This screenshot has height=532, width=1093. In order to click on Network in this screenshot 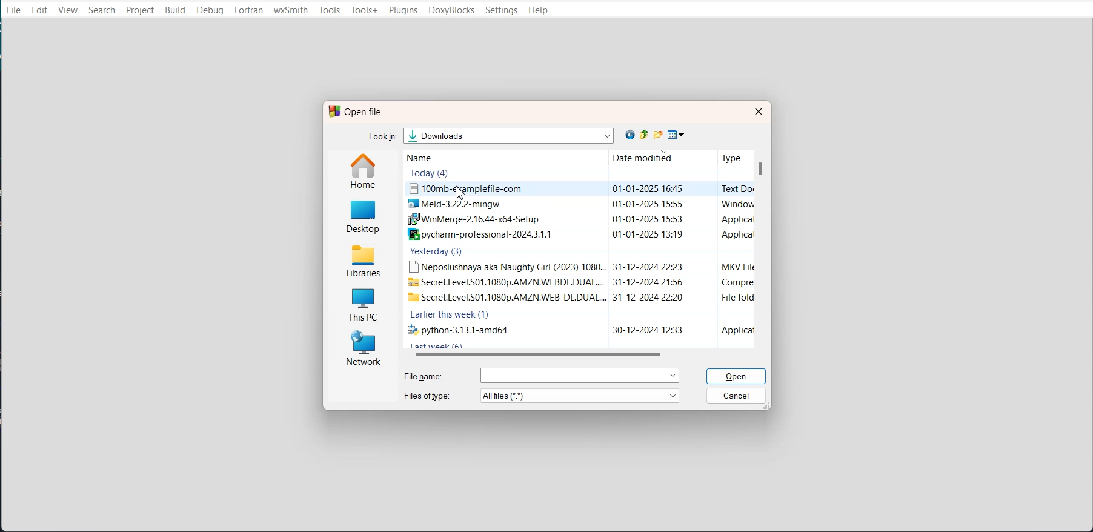, I will do `click(362, 348)`.